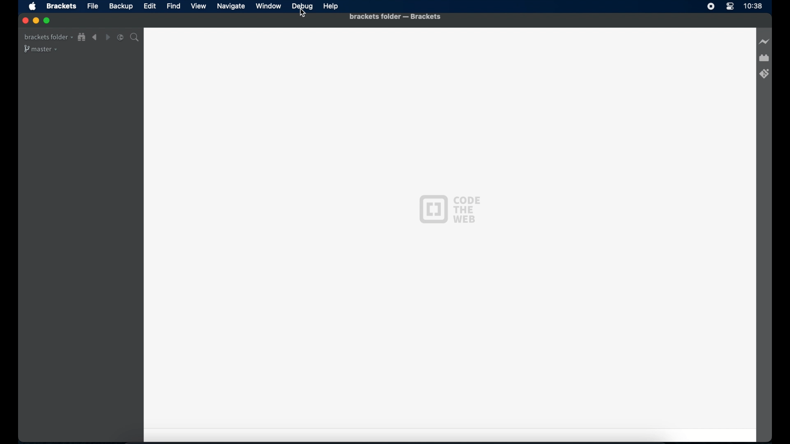 Image resolution: width=790 pixels, height=444 pixels. What do you see at coordinates (82, 37) in the screenshot?
I see `show file in  tree` at bounding box center [82, 37].